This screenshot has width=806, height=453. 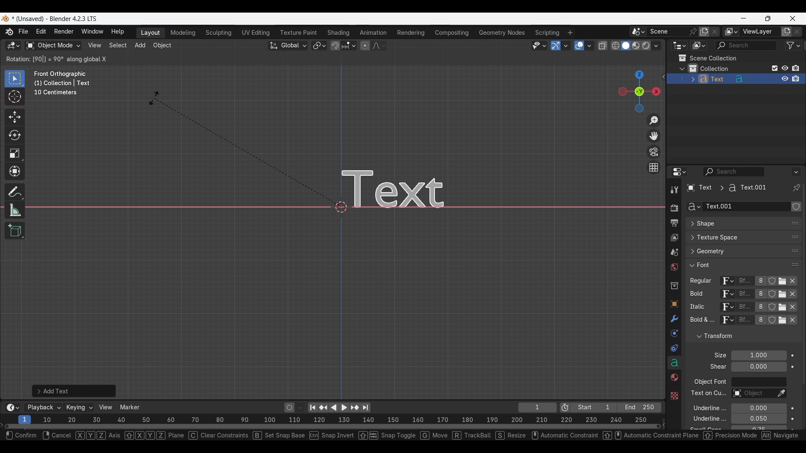 What do you see at coordinates (637, 91) in the screenshot?
I see `Click to use a preset viewport` at bounding box center [637, 91].